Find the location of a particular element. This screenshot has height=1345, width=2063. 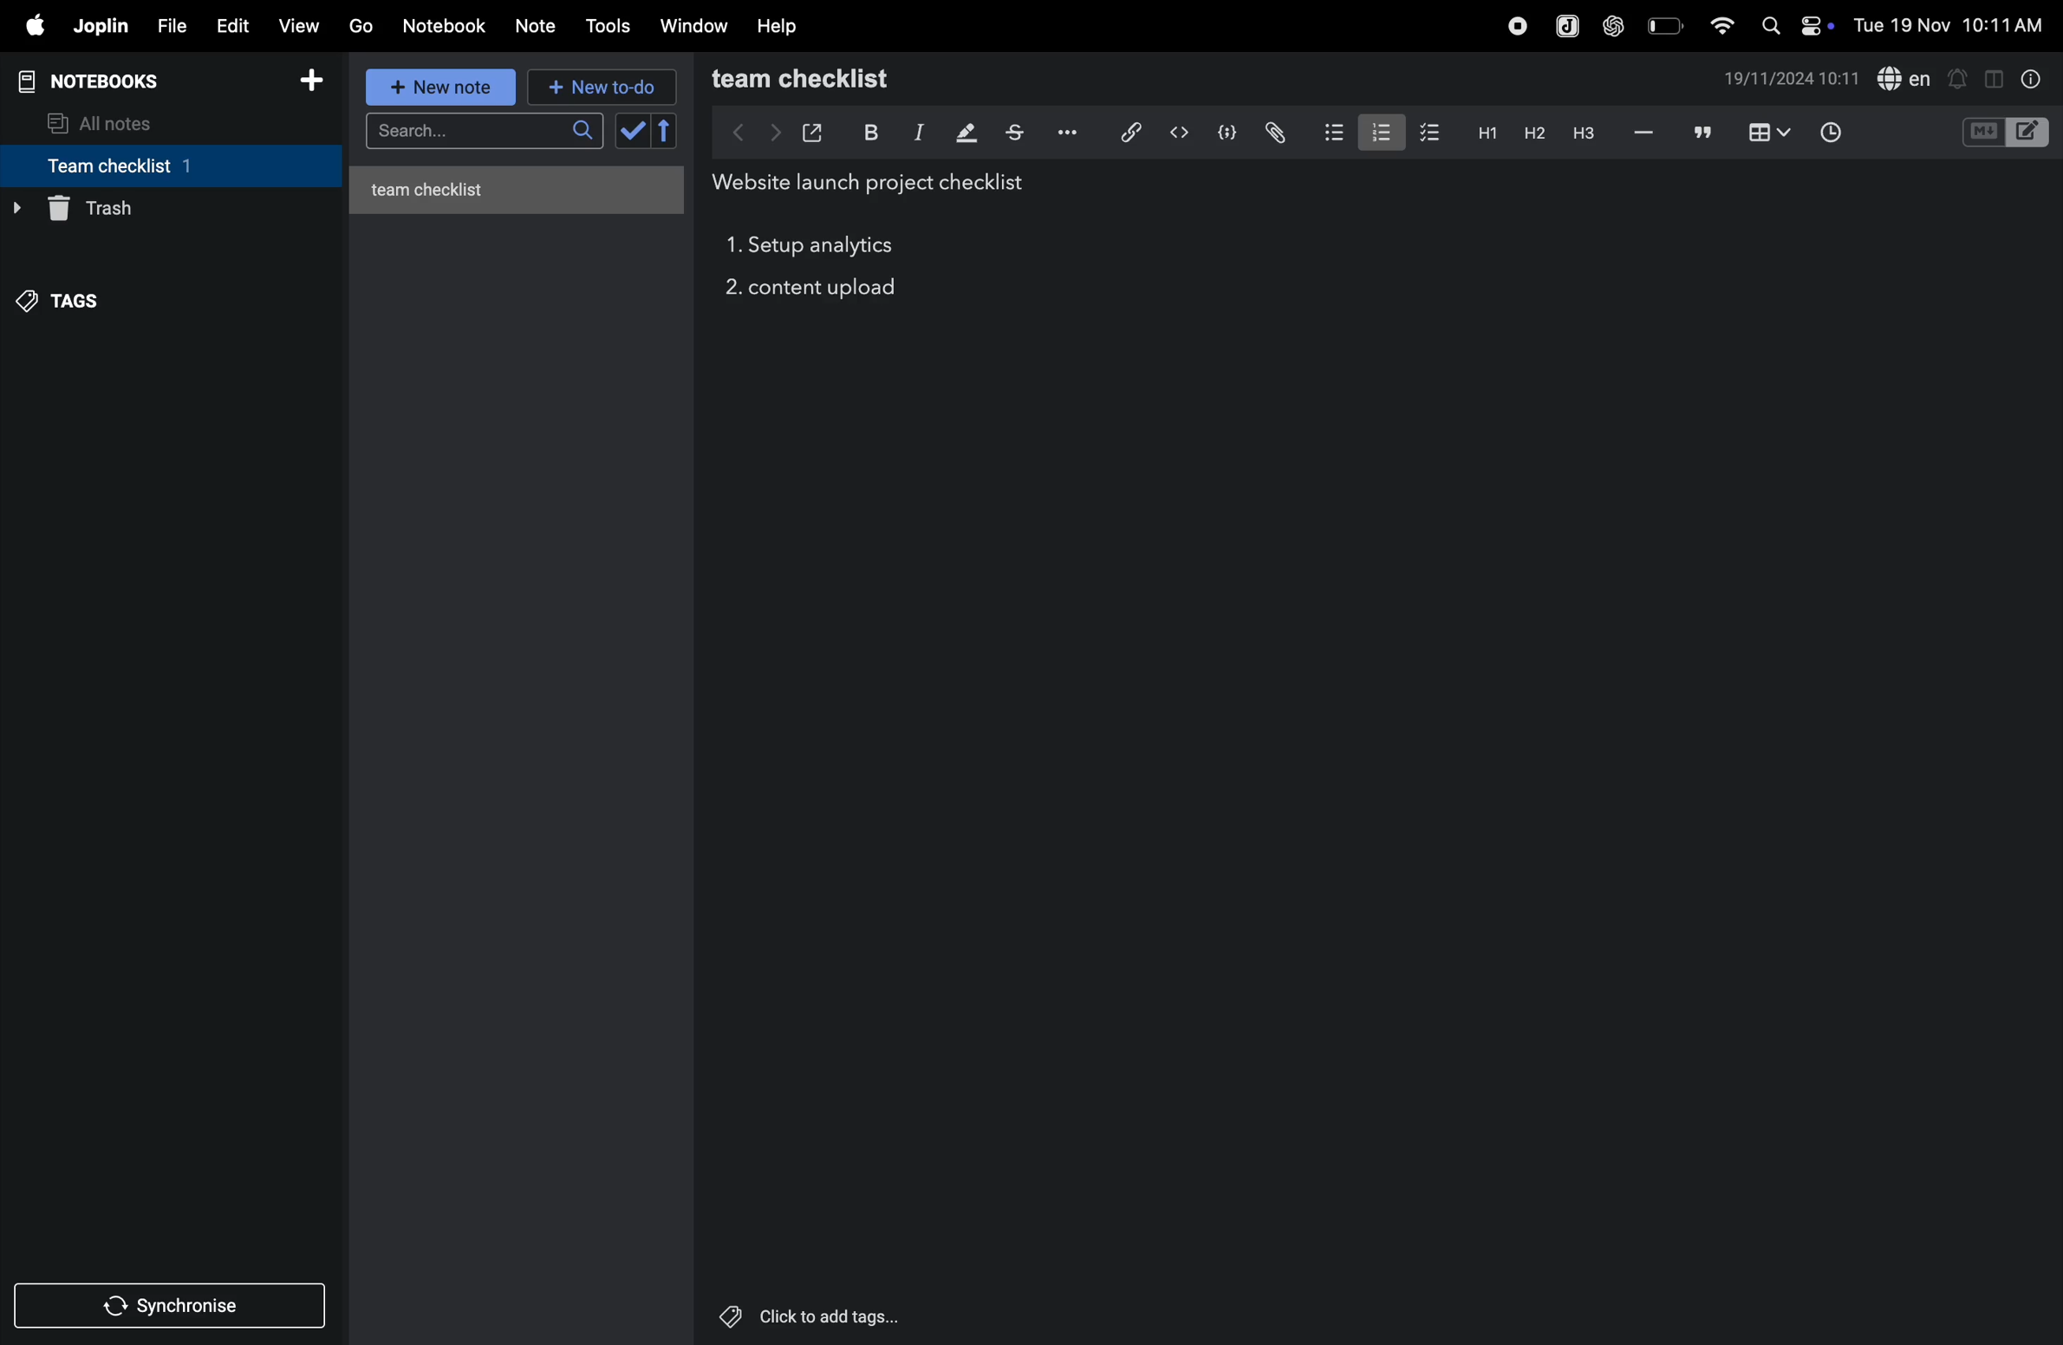

search is located at coordinates (1769, 25).